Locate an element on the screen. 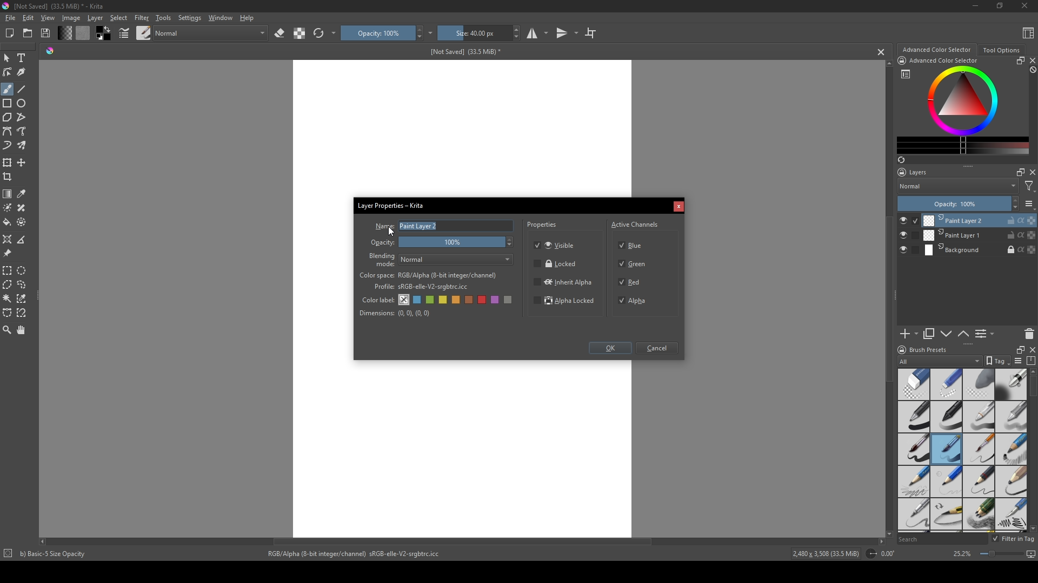  Layer is located at coordinates (95, 18).